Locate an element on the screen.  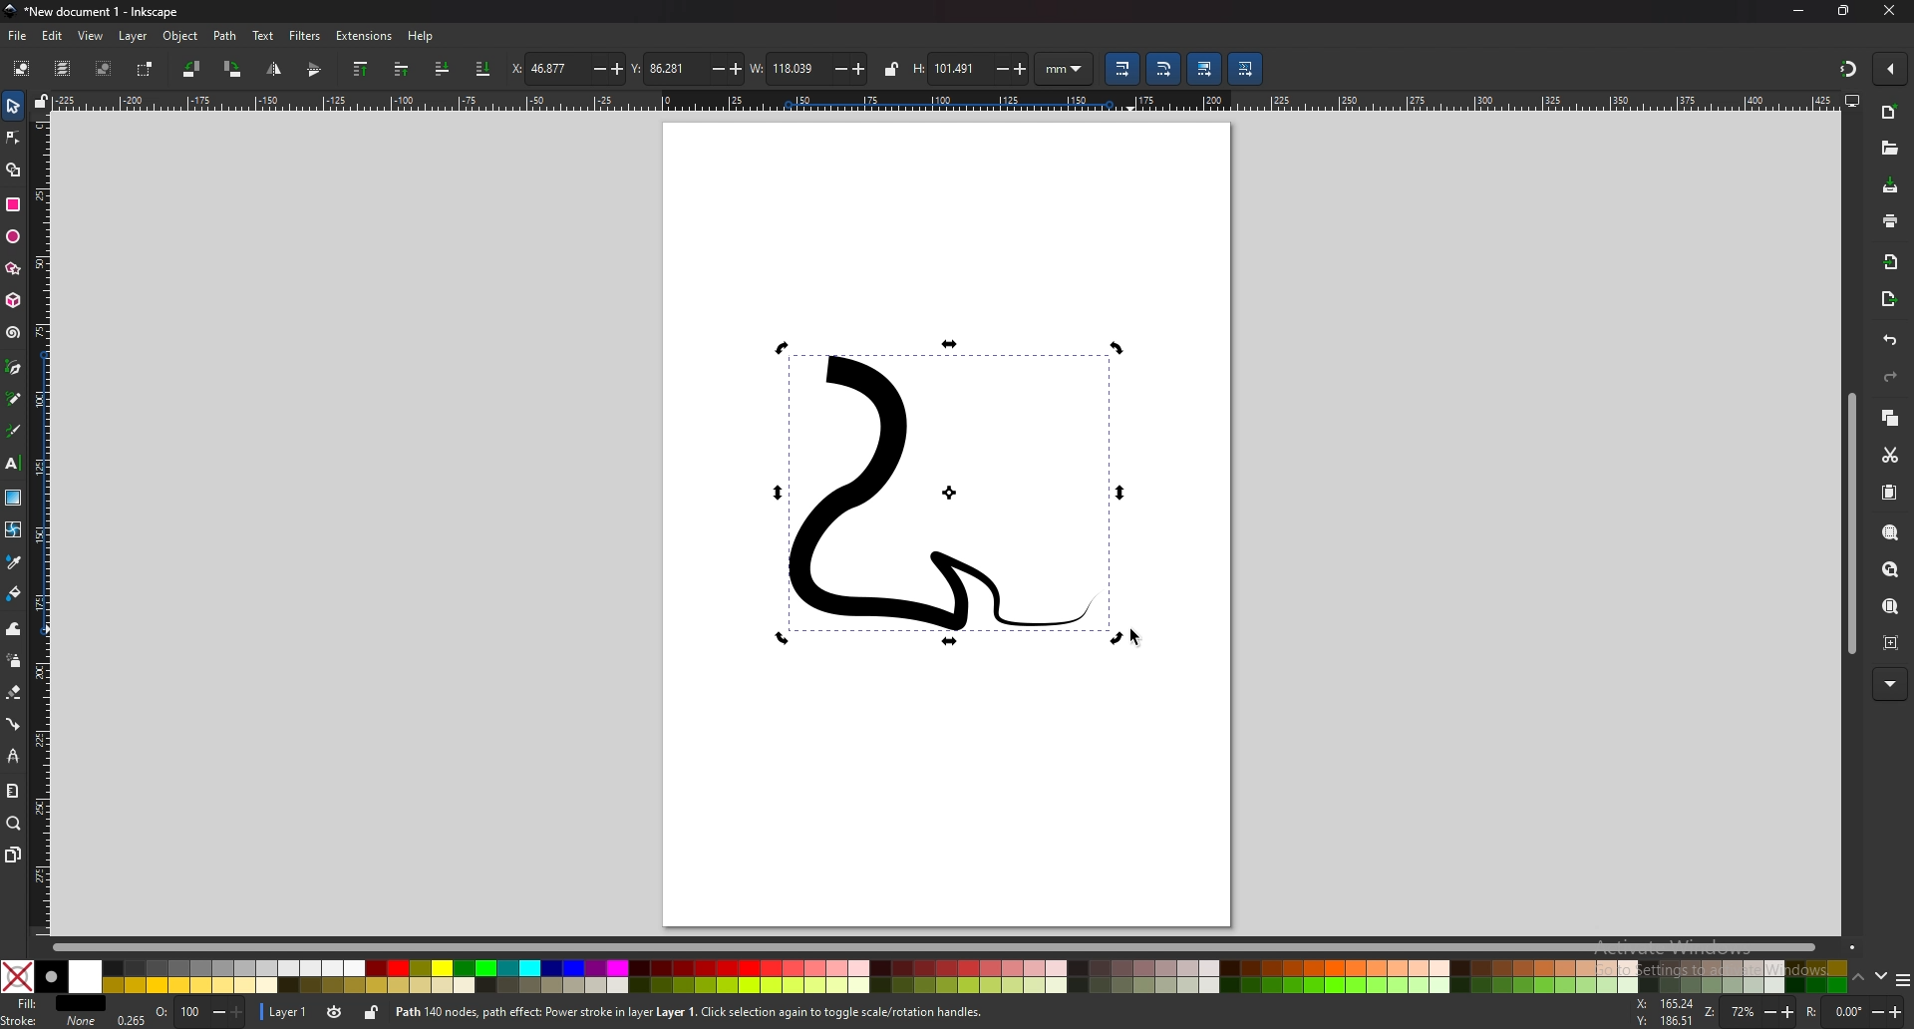
export is located at coordinates (1891, 299).